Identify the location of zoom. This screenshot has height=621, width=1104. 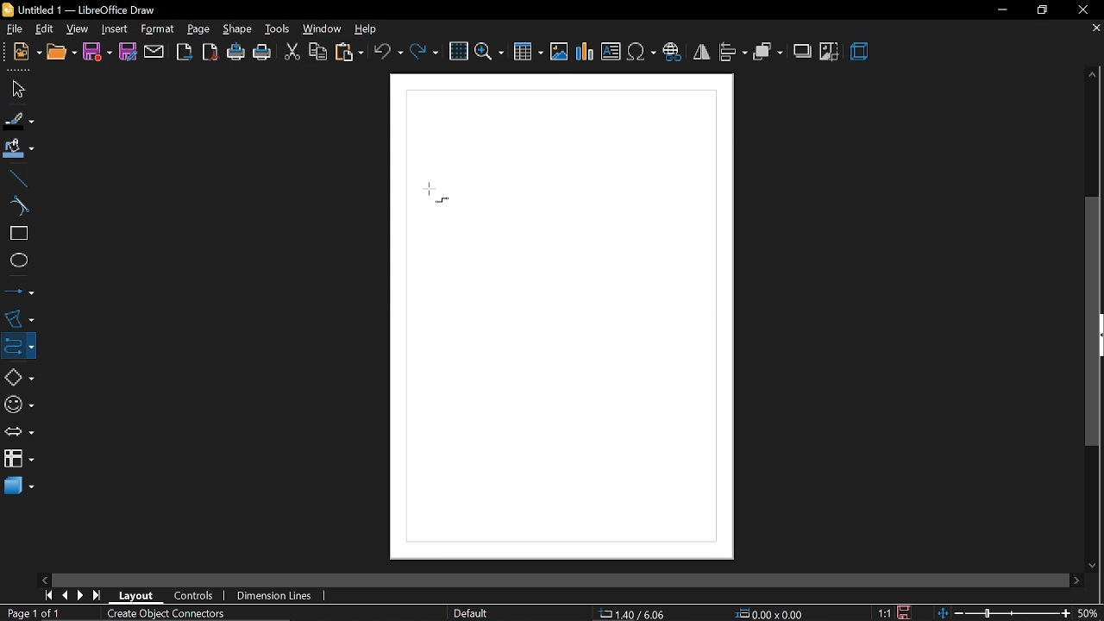
(489, 52).